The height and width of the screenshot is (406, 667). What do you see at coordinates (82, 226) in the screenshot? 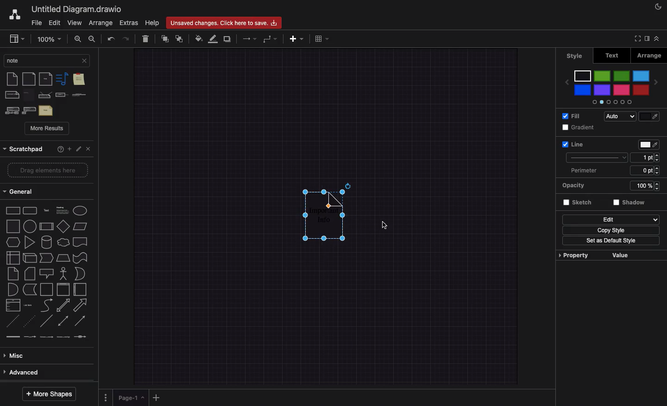
I see `paralellogram` at bounding box center [82, 226].